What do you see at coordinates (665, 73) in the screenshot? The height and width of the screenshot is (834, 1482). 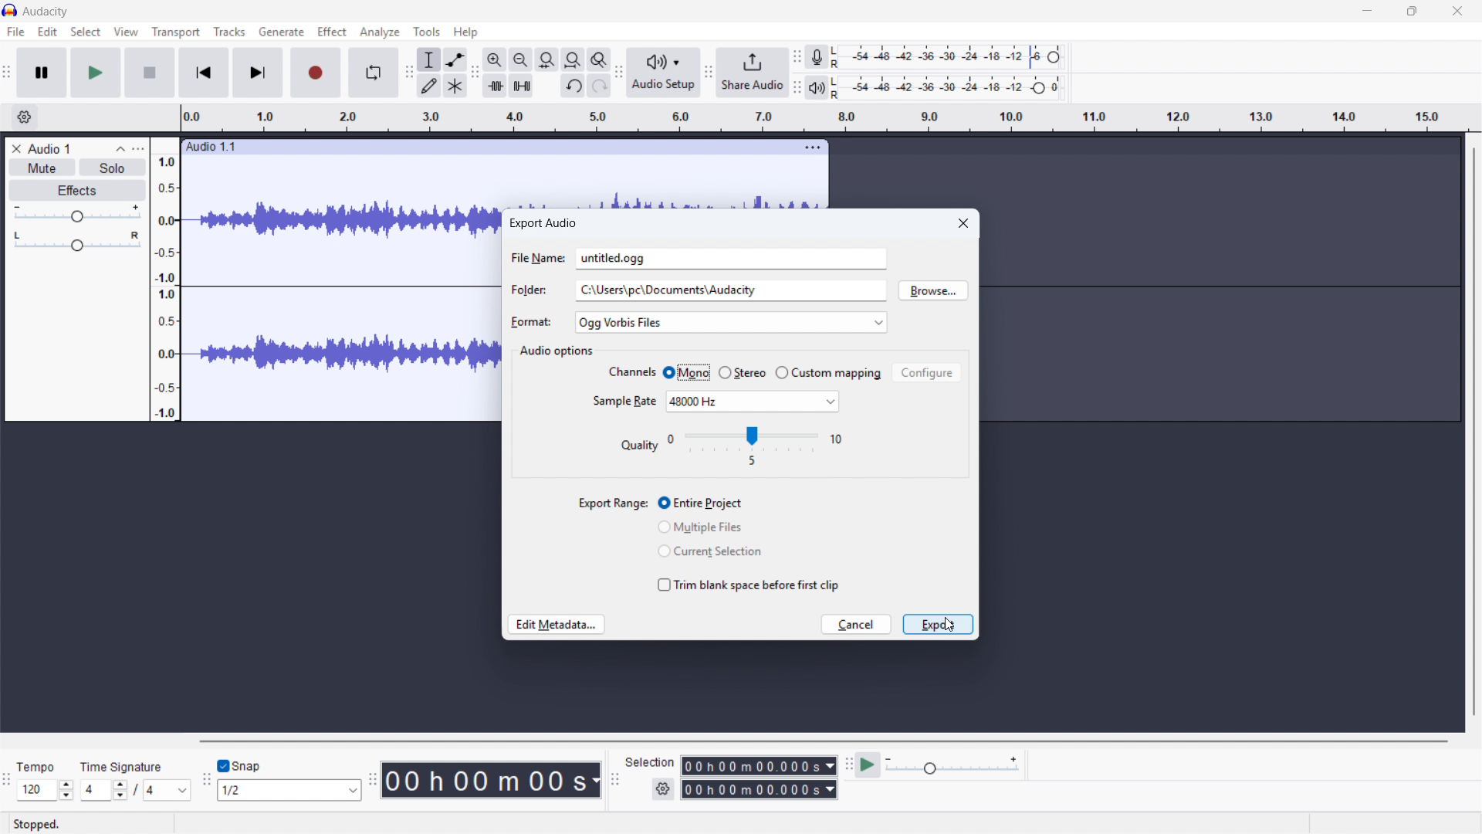 I see `Audio setup ` at bounding box center [665, 73].